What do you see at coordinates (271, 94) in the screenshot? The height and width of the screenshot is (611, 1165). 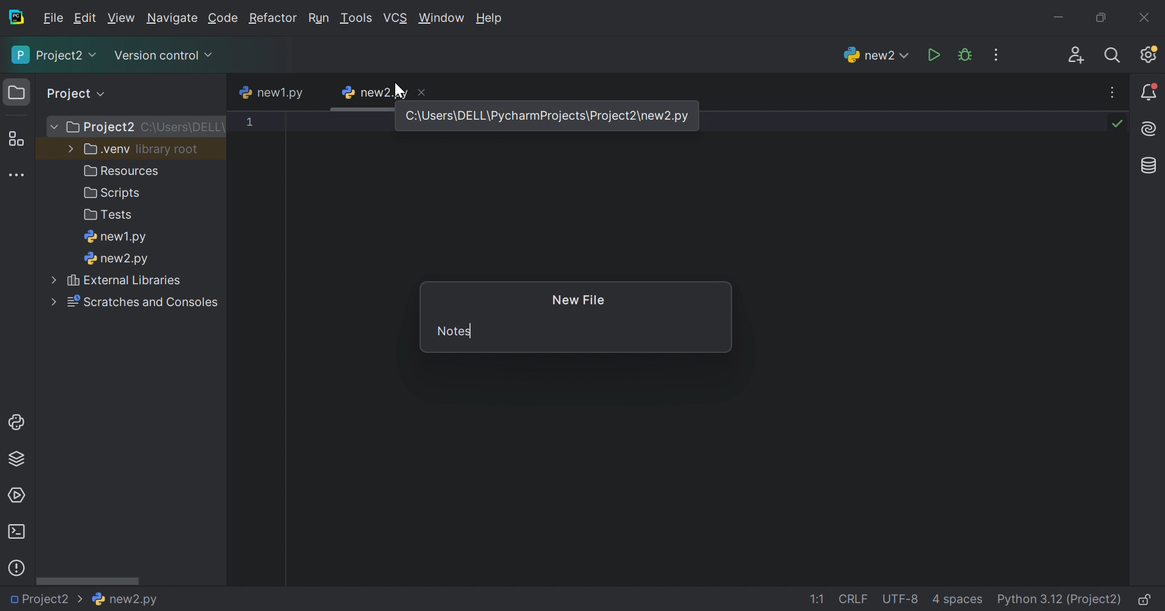 I see `new1.py` at bounding box center [271, 94].